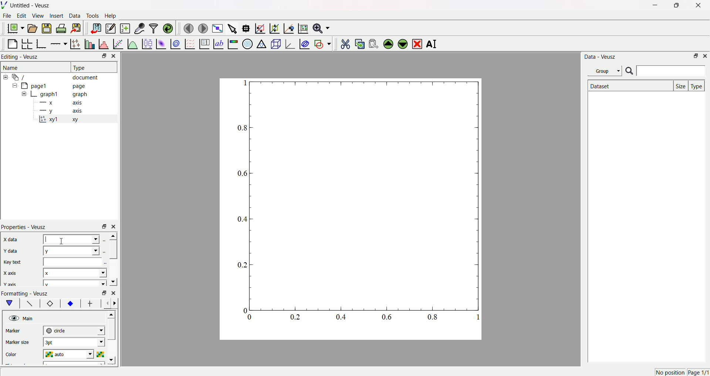  What do you see at coordinates (417, 43) in the screenshot?
I see `remove the widgets` at bounding box center [417, 43].